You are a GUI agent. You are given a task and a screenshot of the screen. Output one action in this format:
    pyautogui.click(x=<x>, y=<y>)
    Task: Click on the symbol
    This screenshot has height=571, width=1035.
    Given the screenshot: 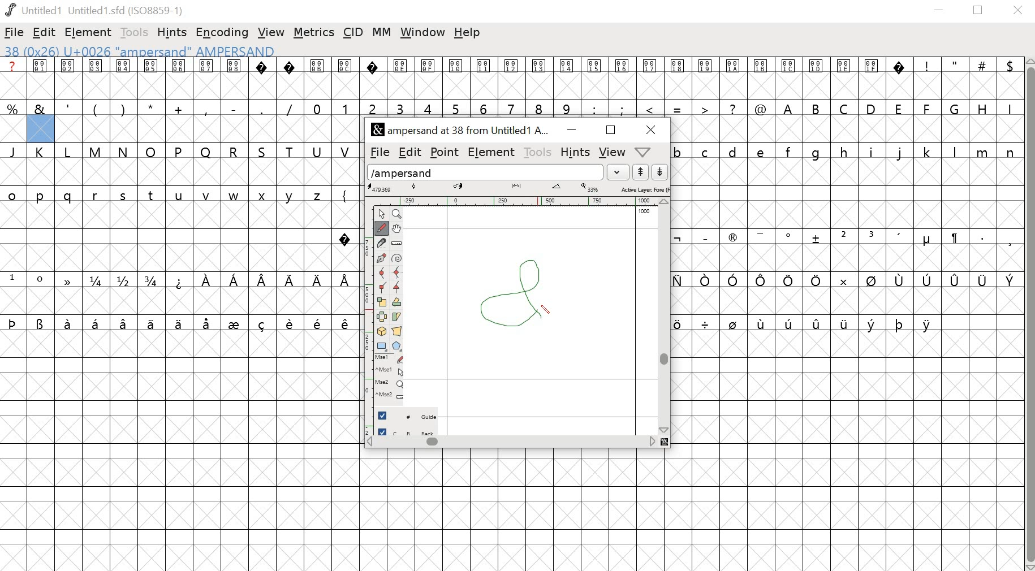 What is the action you would take?
    pyautogui.click(x=842, y=279)
    